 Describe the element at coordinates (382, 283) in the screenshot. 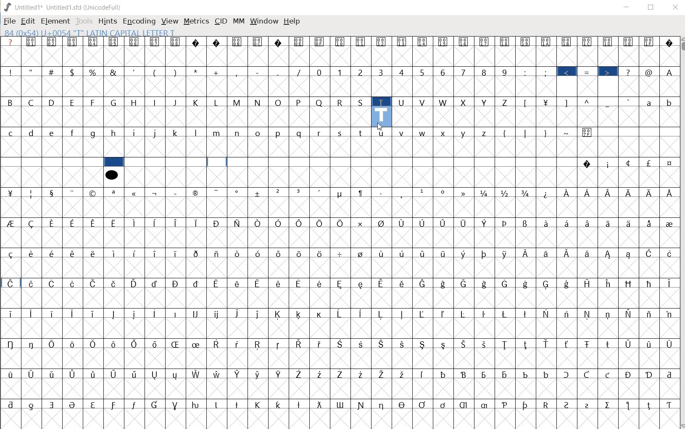

I see `Symbol` at that location.